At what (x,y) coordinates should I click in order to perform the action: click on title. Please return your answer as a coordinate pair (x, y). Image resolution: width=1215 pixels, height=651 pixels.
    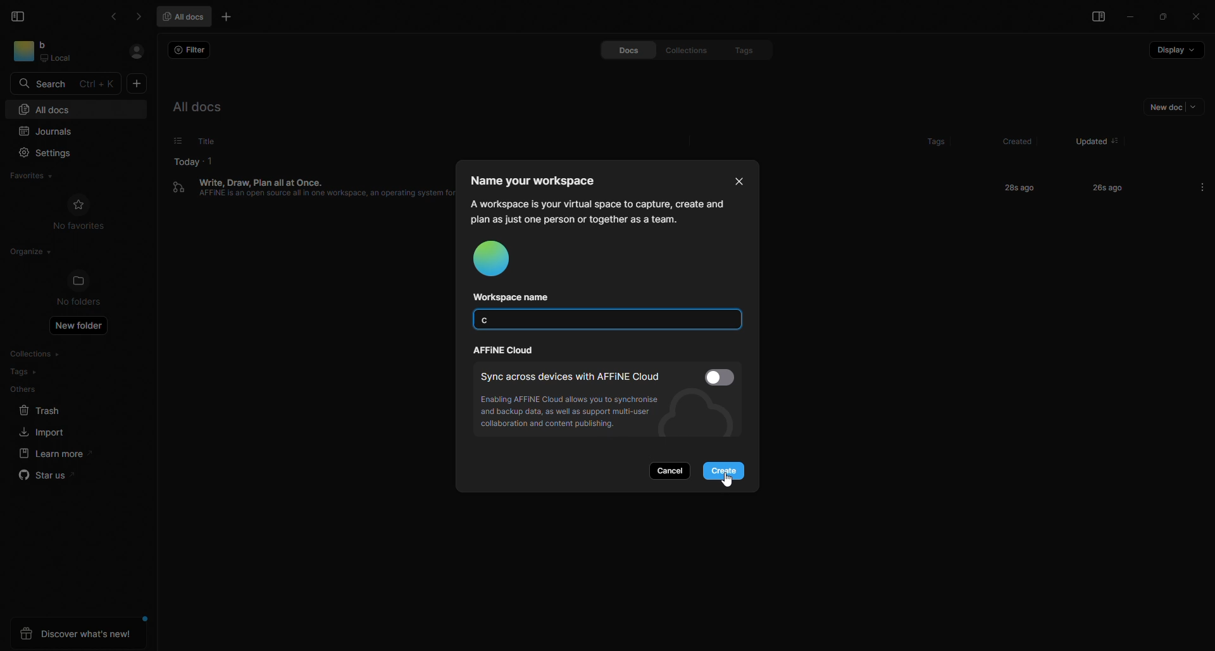
    Looking at the image, I should click on (204, 140).